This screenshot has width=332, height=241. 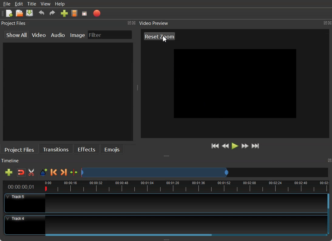 I want to click on Disable Snapping, so click(x=21, y=172).